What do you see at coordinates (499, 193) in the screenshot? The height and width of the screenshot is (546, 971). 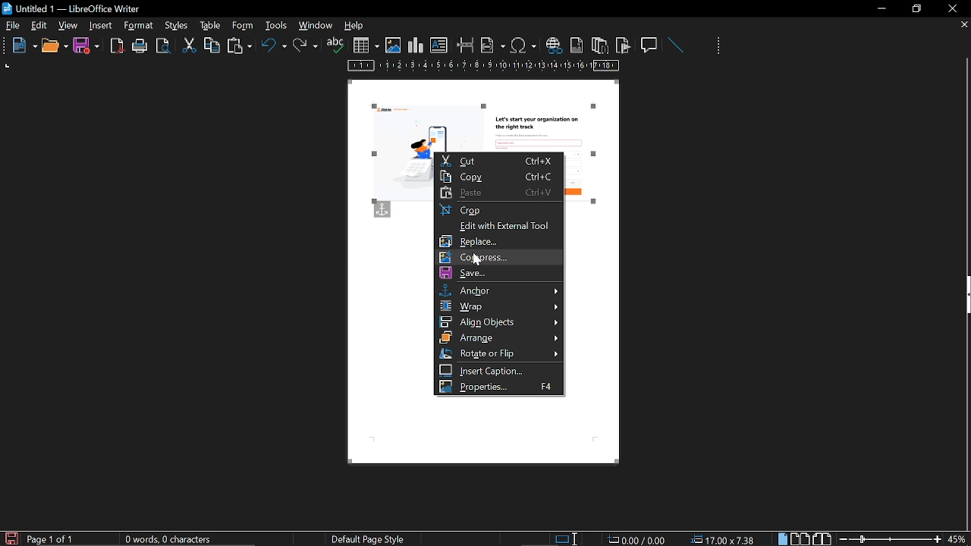 I see `paste` at bounding box center [499, 193].